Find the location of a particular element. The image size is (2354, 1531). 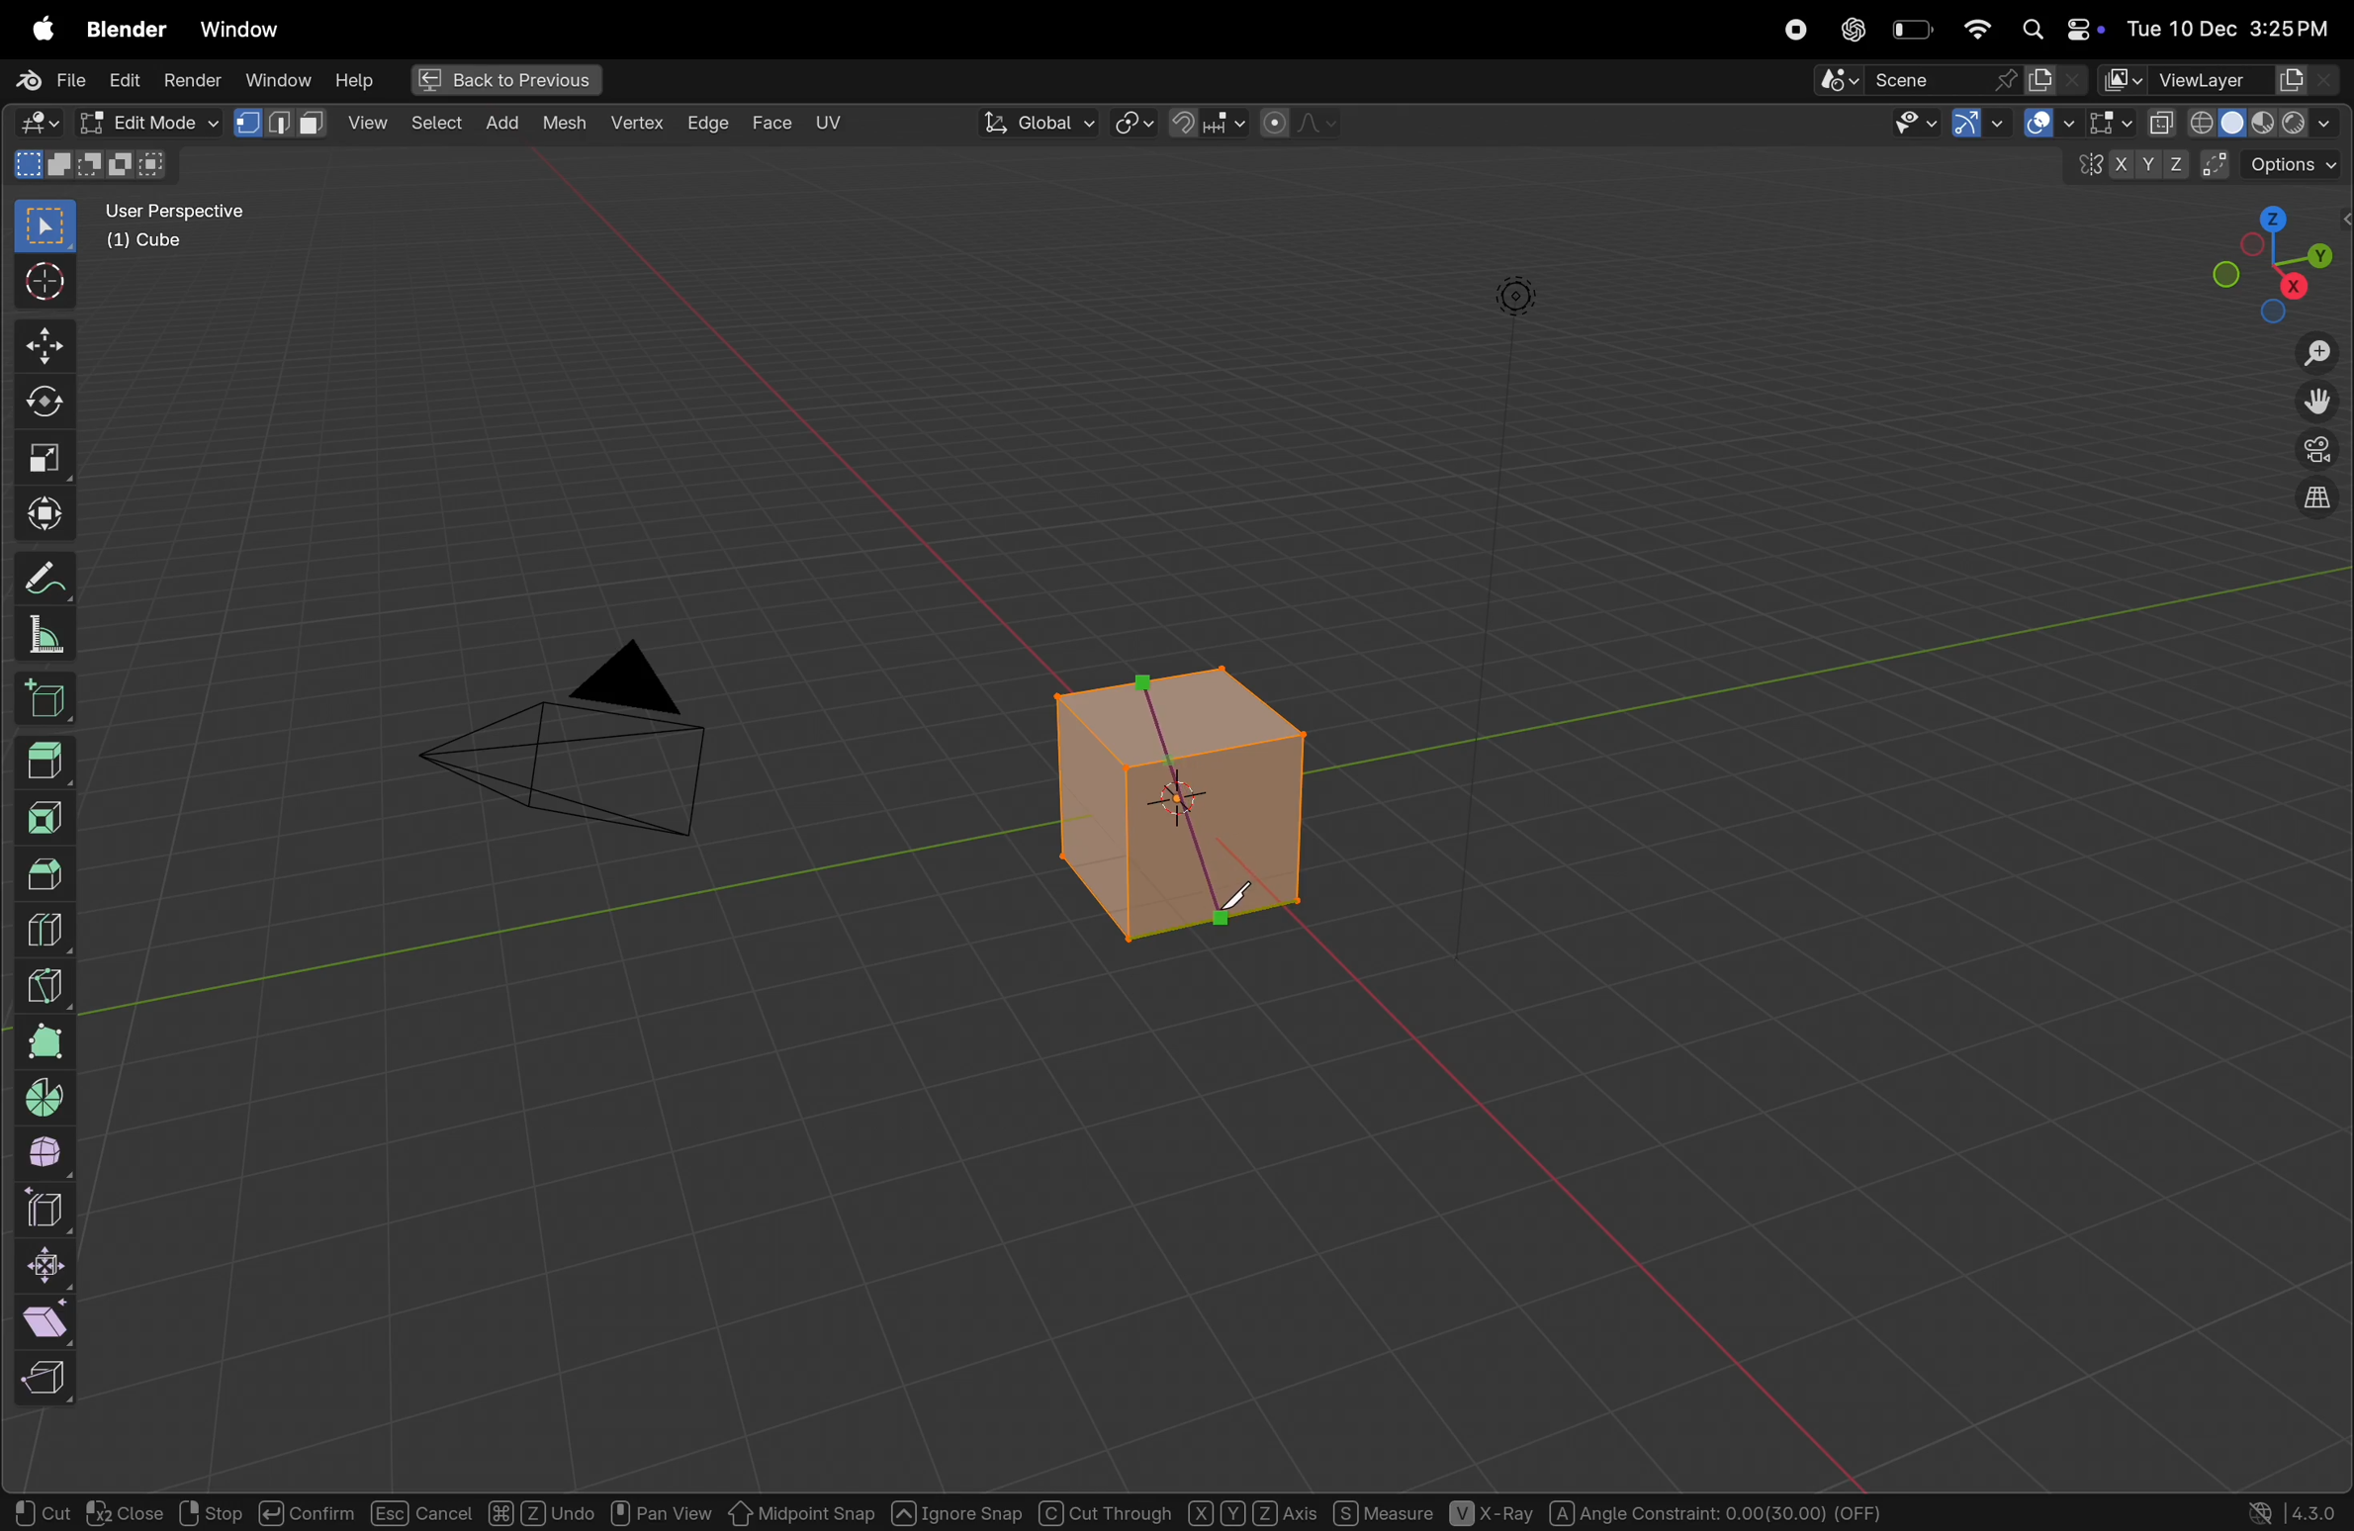

Stop is located at coordinates (208, 1512).